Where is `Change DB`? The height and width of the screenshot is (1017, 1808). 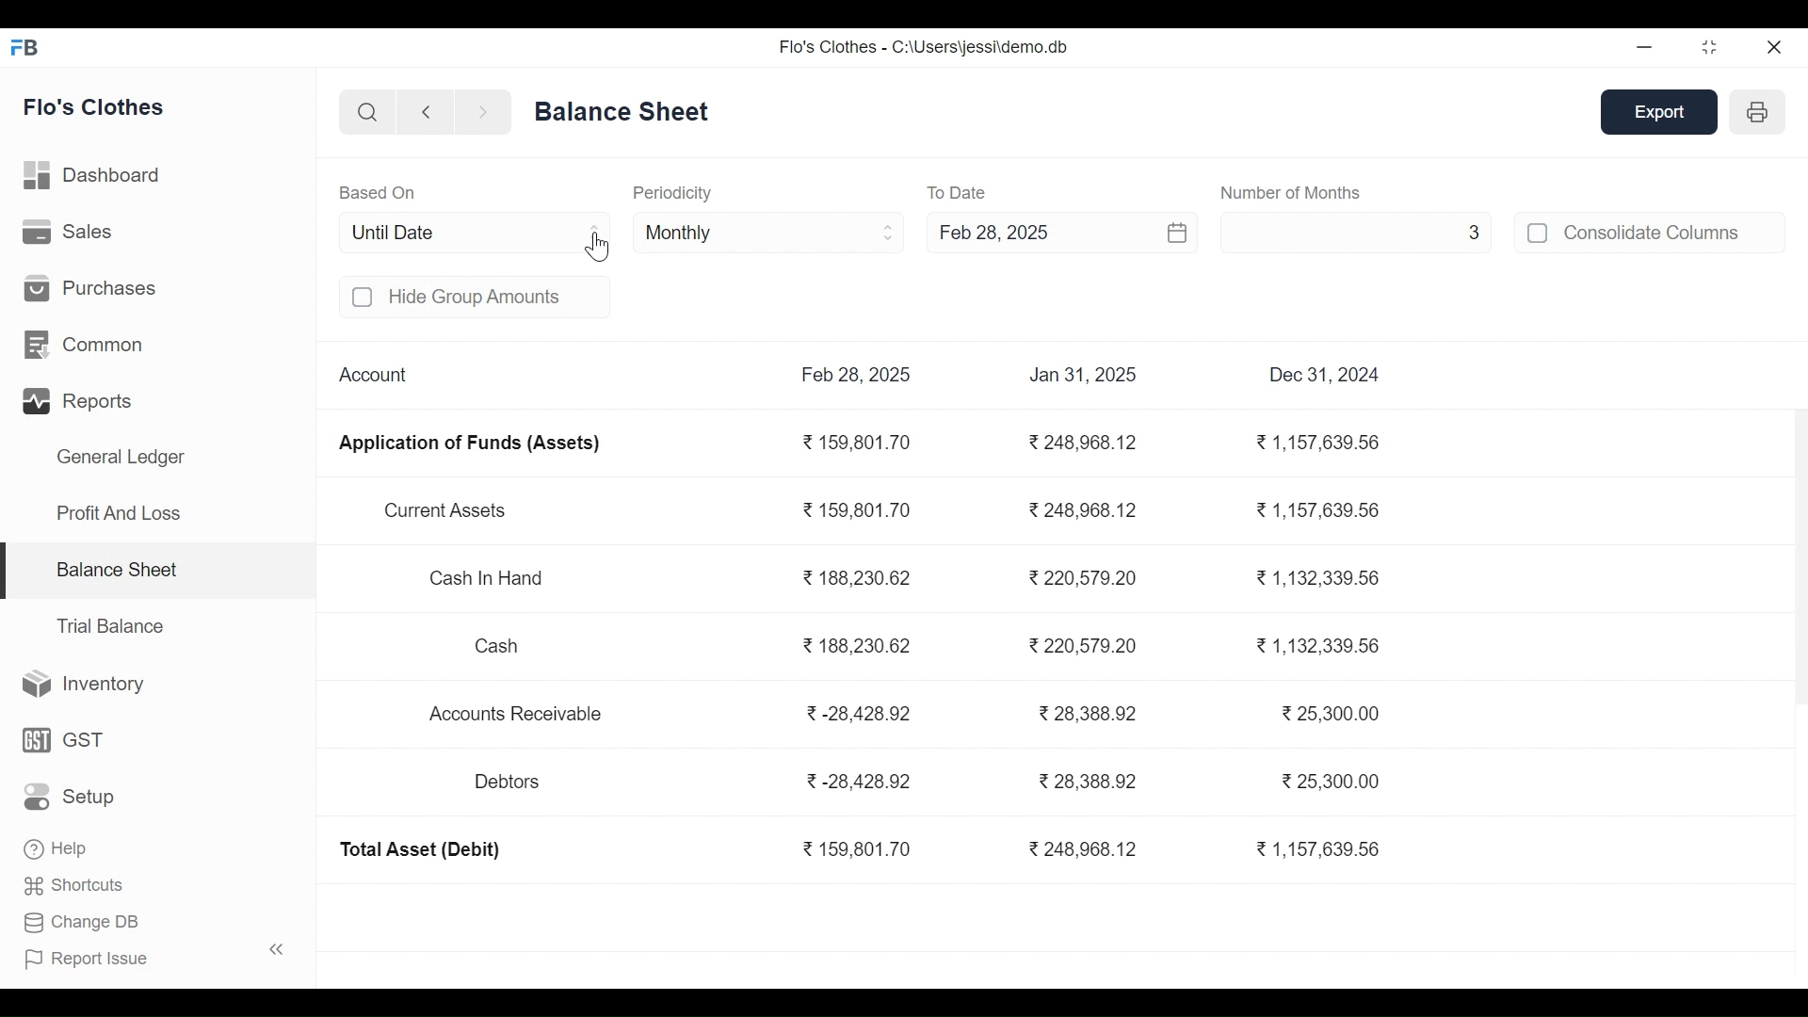 Change DB is located at coordinates (82, 919).